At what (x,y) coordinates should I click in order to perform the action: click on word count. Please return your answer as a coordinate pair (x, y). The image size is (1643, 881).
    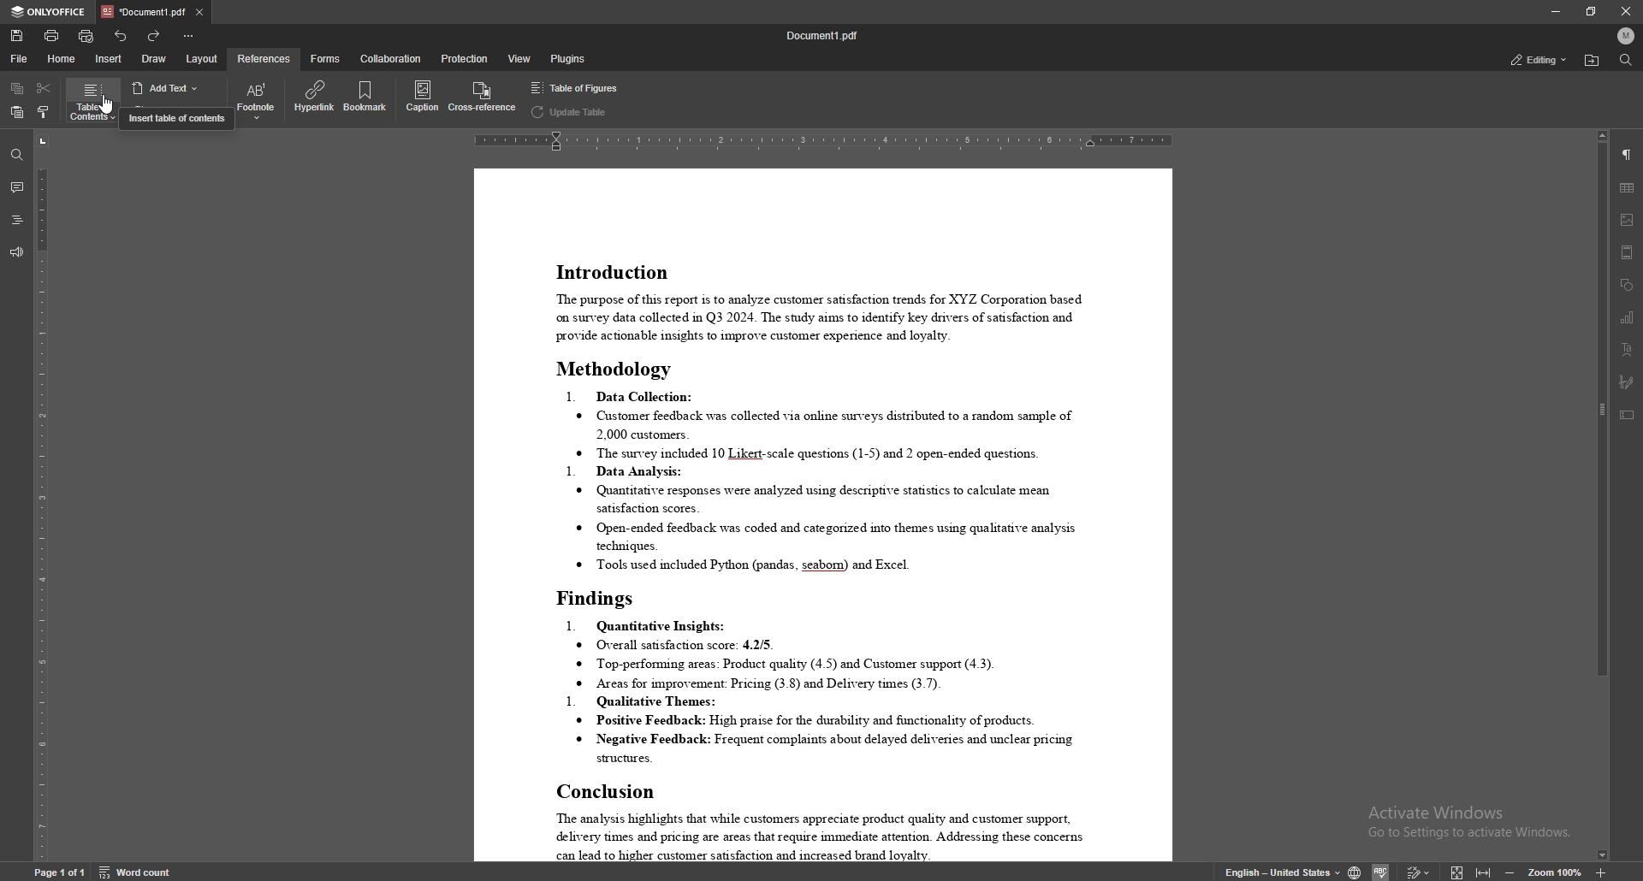
    Looking at the image, I should click on (136, 871).